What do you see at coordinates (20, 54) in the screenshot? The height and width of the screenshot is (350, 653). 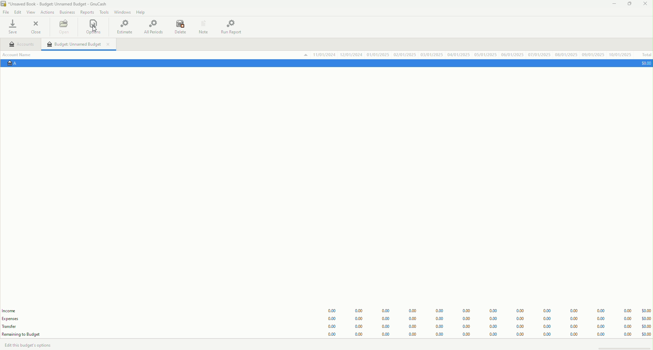 I see `Account Name` at bounding box center [20, 54].